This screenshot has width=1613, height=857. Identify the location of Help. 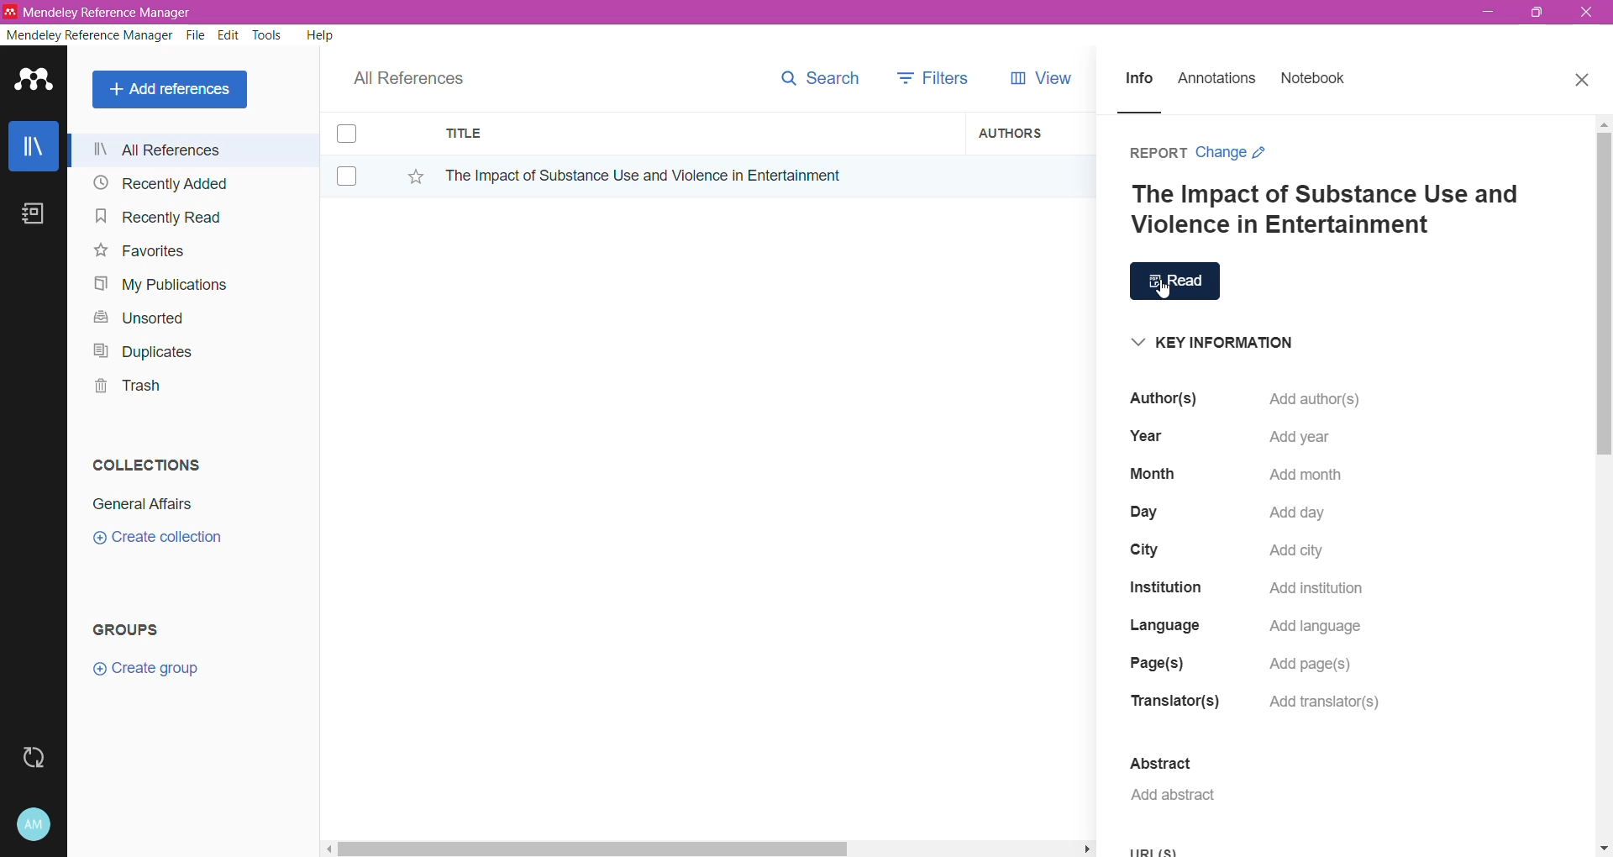
(323, 35).